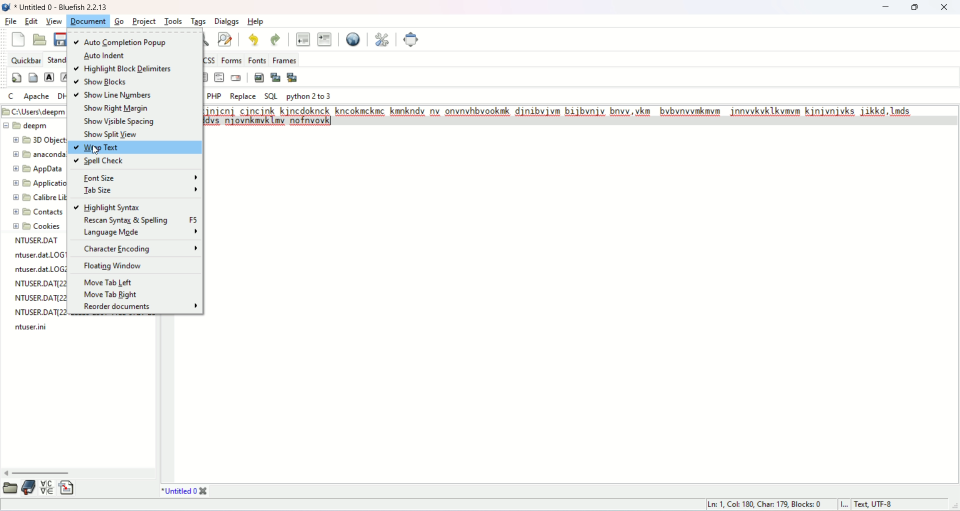  Describe the element at coordinates (122, 40) in the screenshot. I see `auto completion popup` at that location.